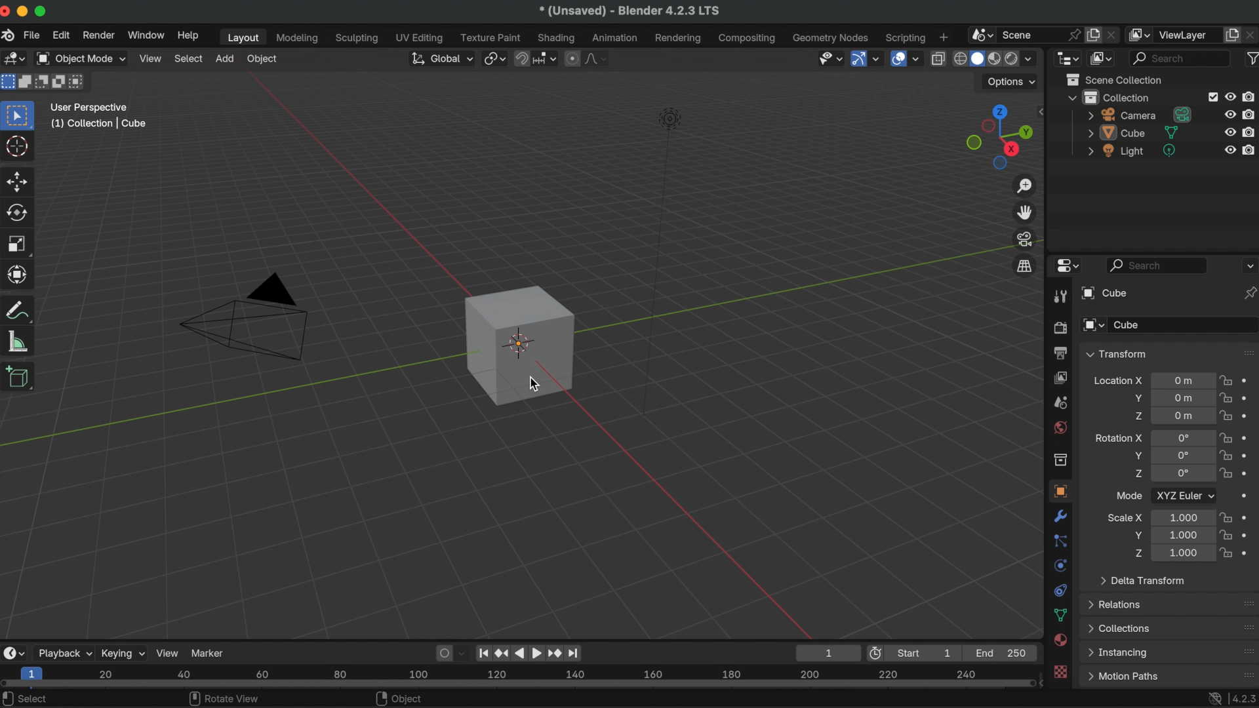 Image resolution: width=1259 pixels, height=708 pixels. Describe the element at coordinates (1065, 266) in the screenshot. I see `editor type` at that location.